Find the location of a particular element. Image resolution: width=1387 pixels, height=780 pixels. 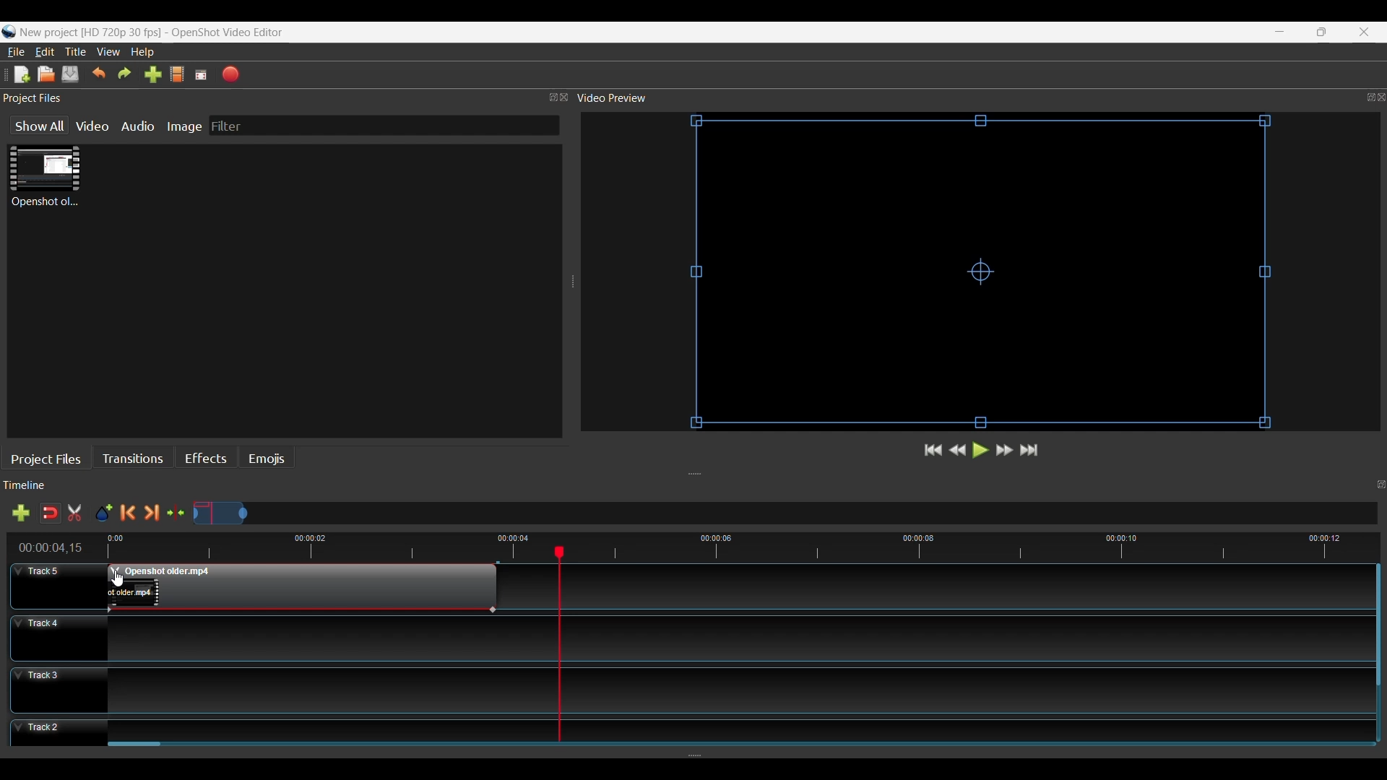

Clip at track Panel is located at coordinates (301, 588).